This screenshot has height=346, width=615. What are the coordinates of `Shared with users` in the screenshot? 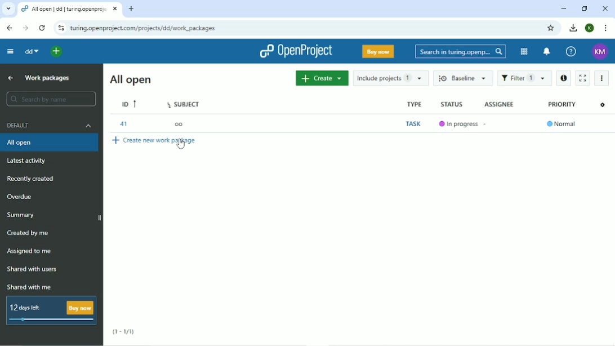 It's located at (33, 269).